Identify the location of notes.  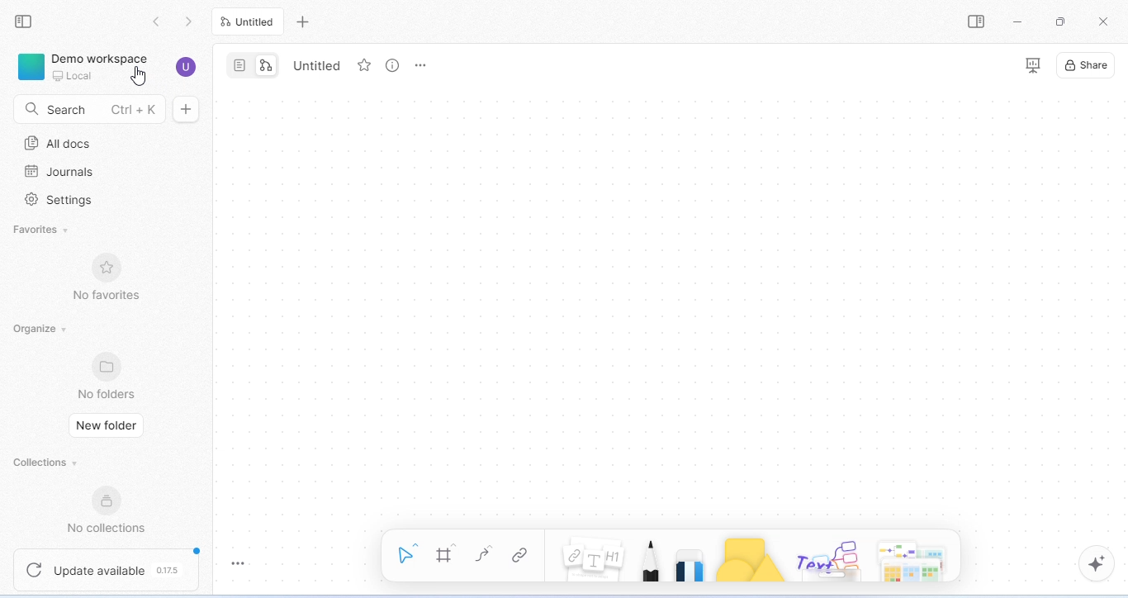
(594, 558).